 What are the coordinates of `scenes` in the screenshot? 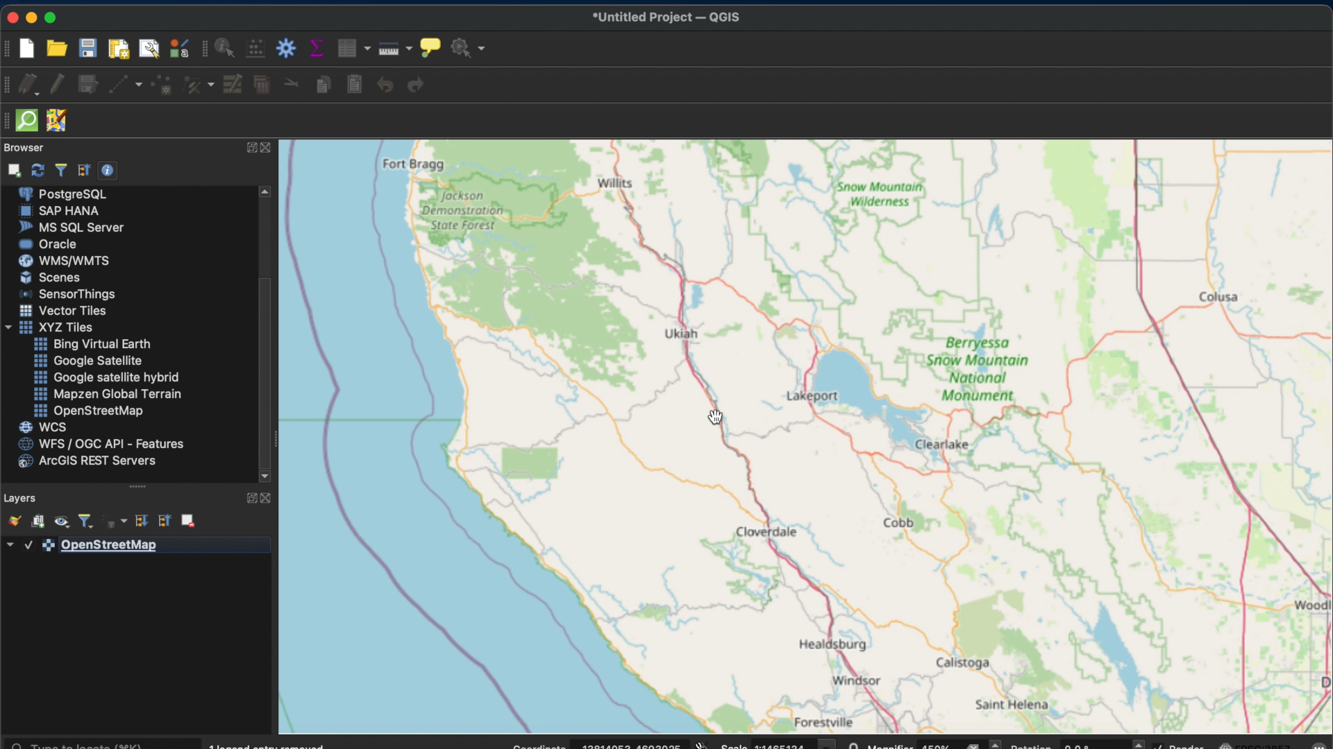 It's located at (49, 277).